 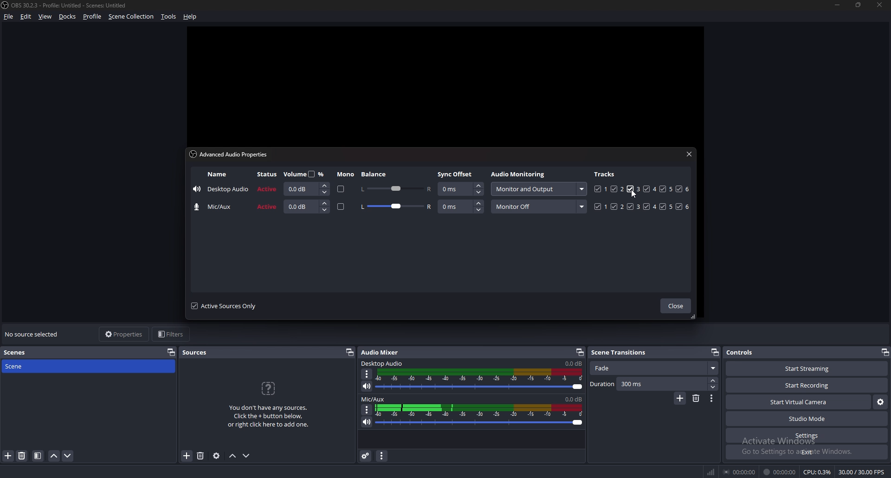 What do you see at coordinates (22, 367) in the screenshot?
I see `scene` at bounding box center [22, 367].